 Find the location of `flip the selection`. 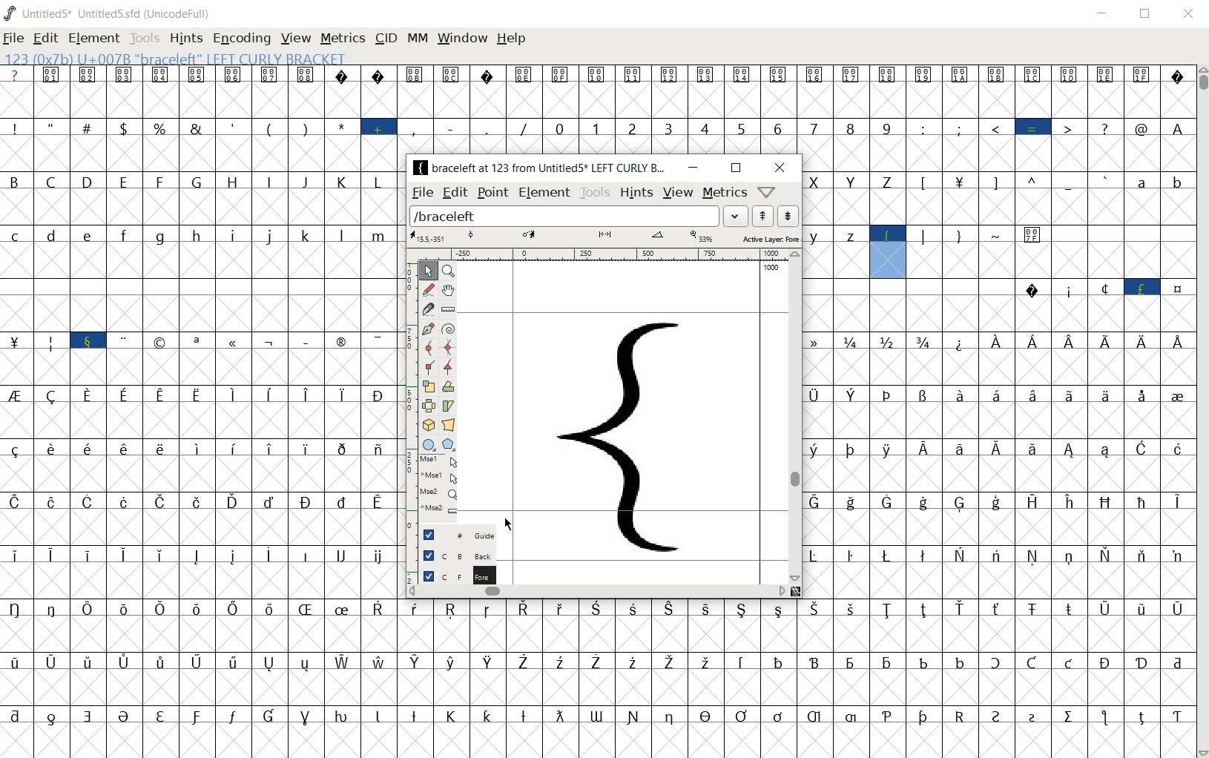

flip the selection is located at coordinates (449, 388).